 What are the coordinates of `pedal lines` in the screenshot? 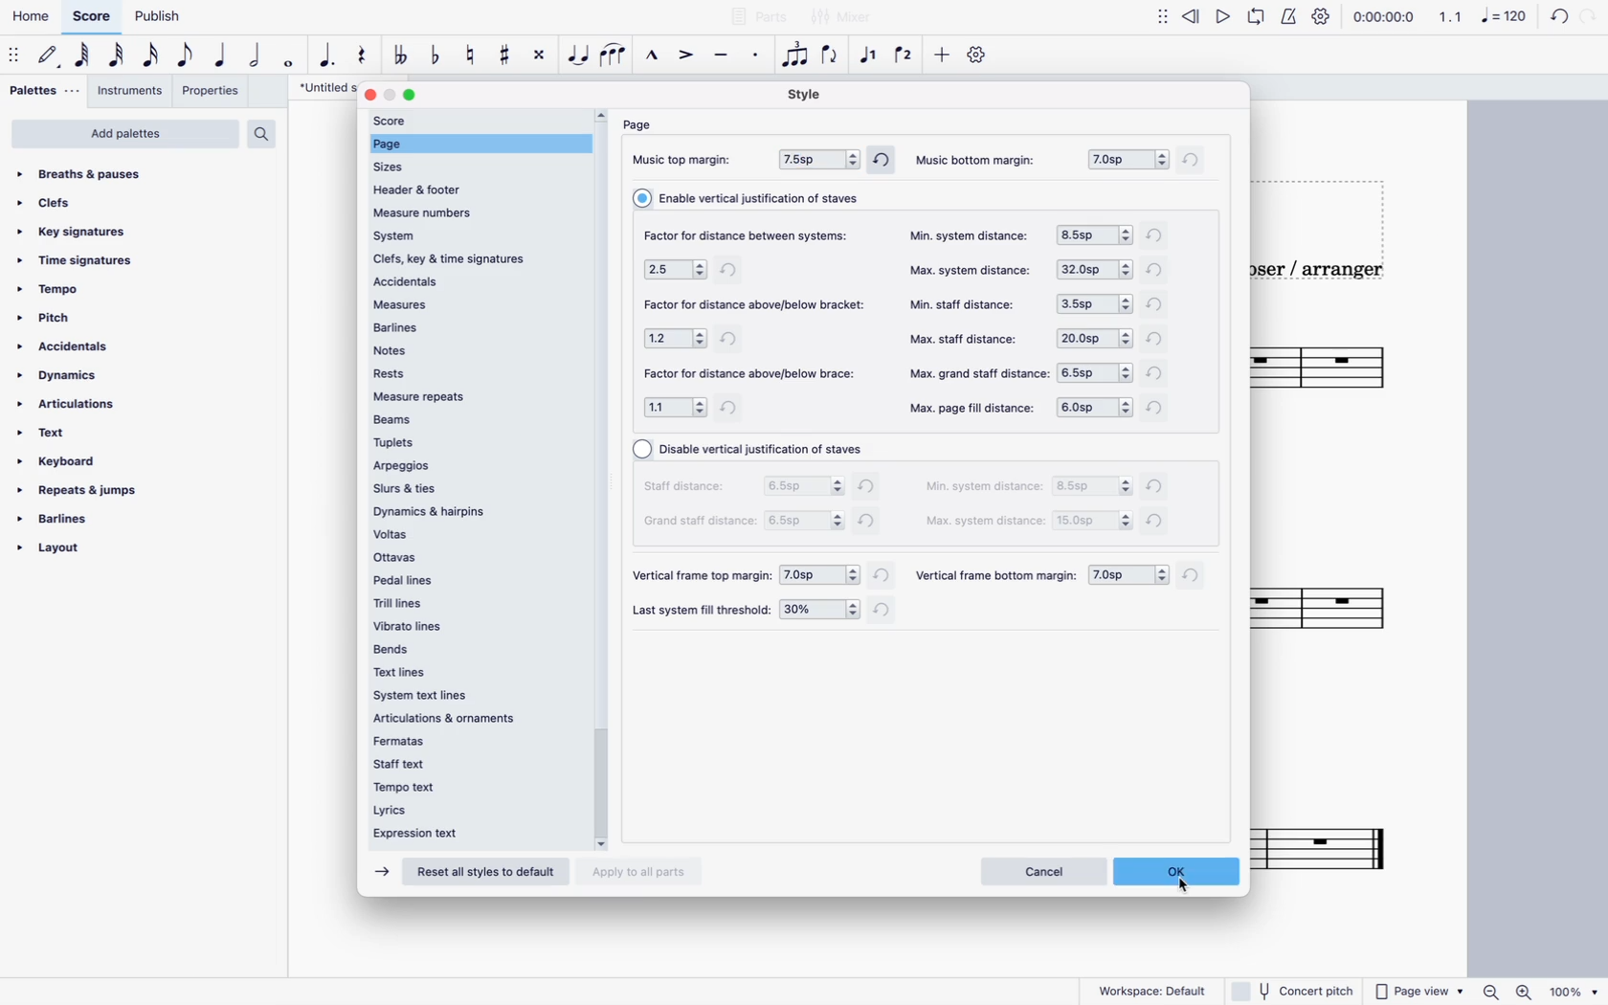 It's located at (474, 580).